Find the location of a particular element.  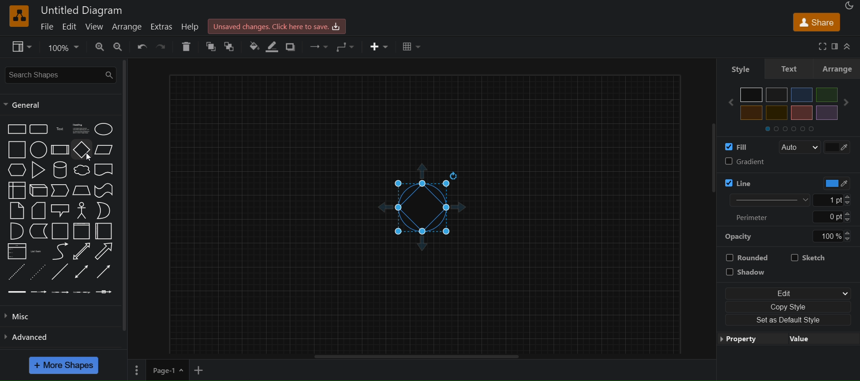

color is located at coordinates (839, 146).